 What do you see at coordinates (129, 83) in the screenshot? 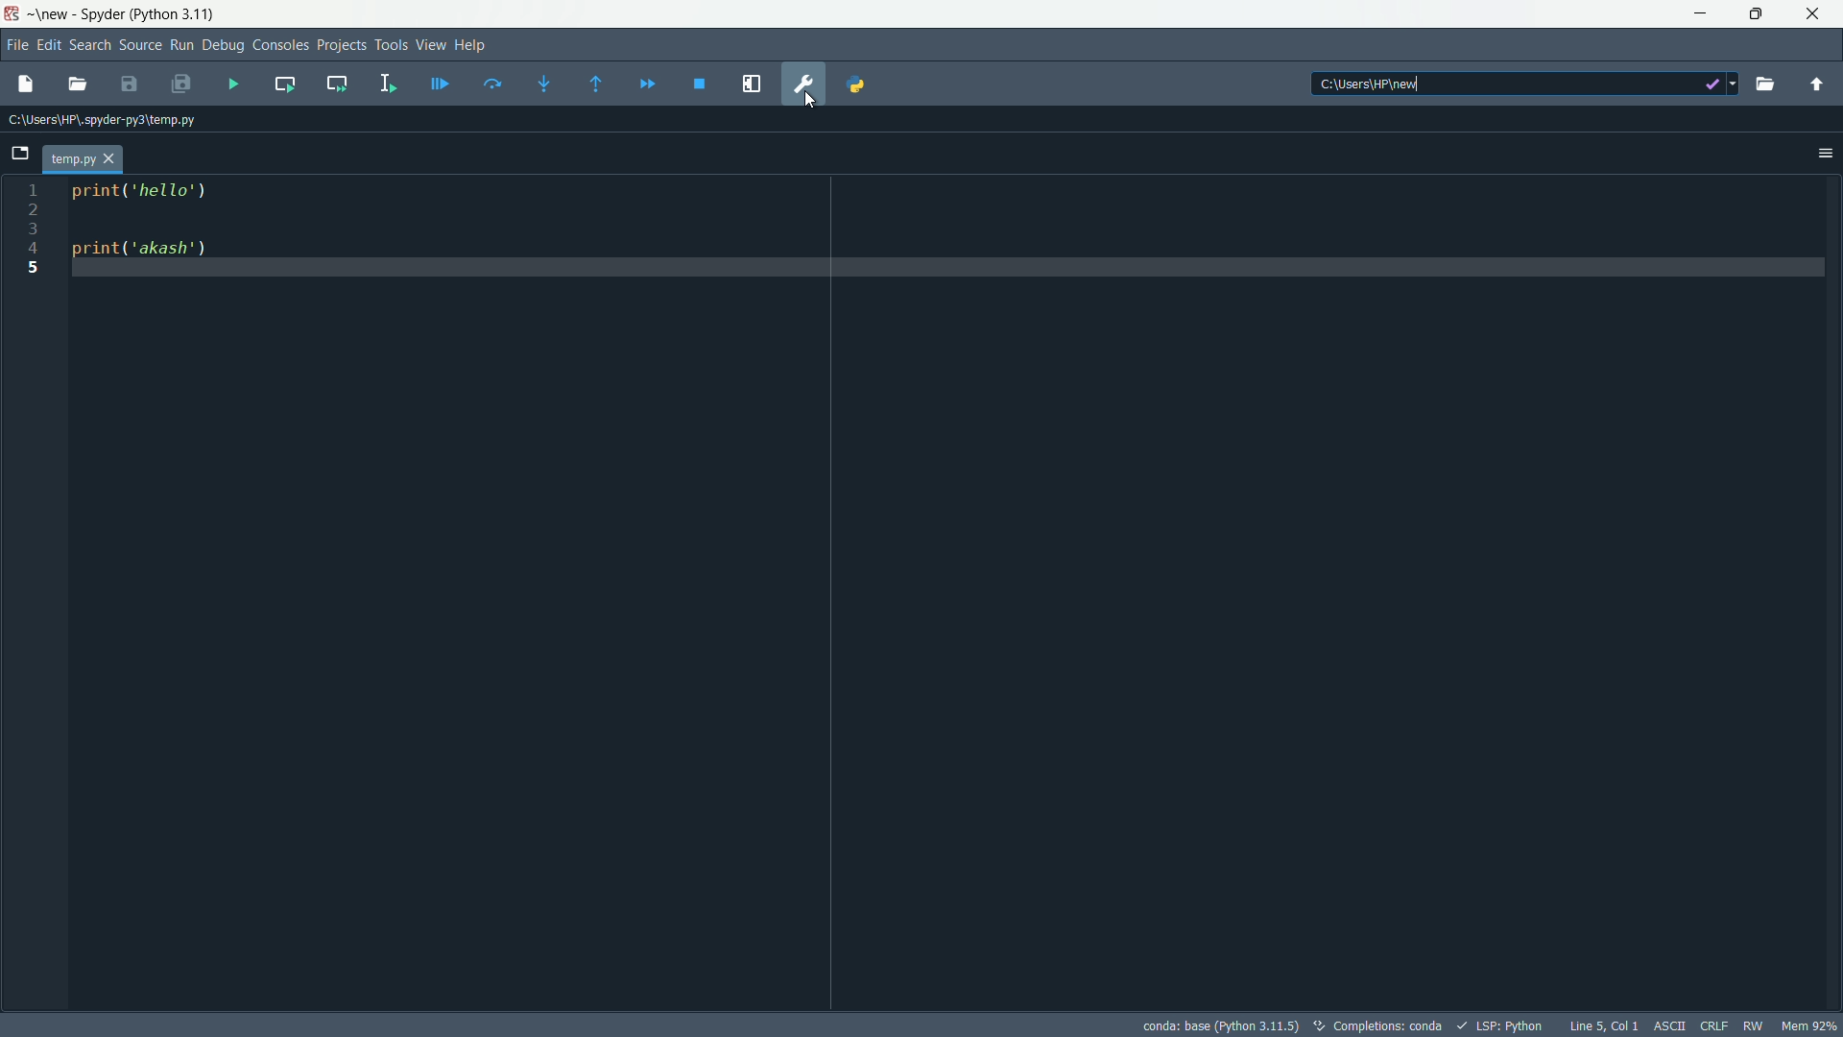
I see `save file` at bounding box center [129, 83].